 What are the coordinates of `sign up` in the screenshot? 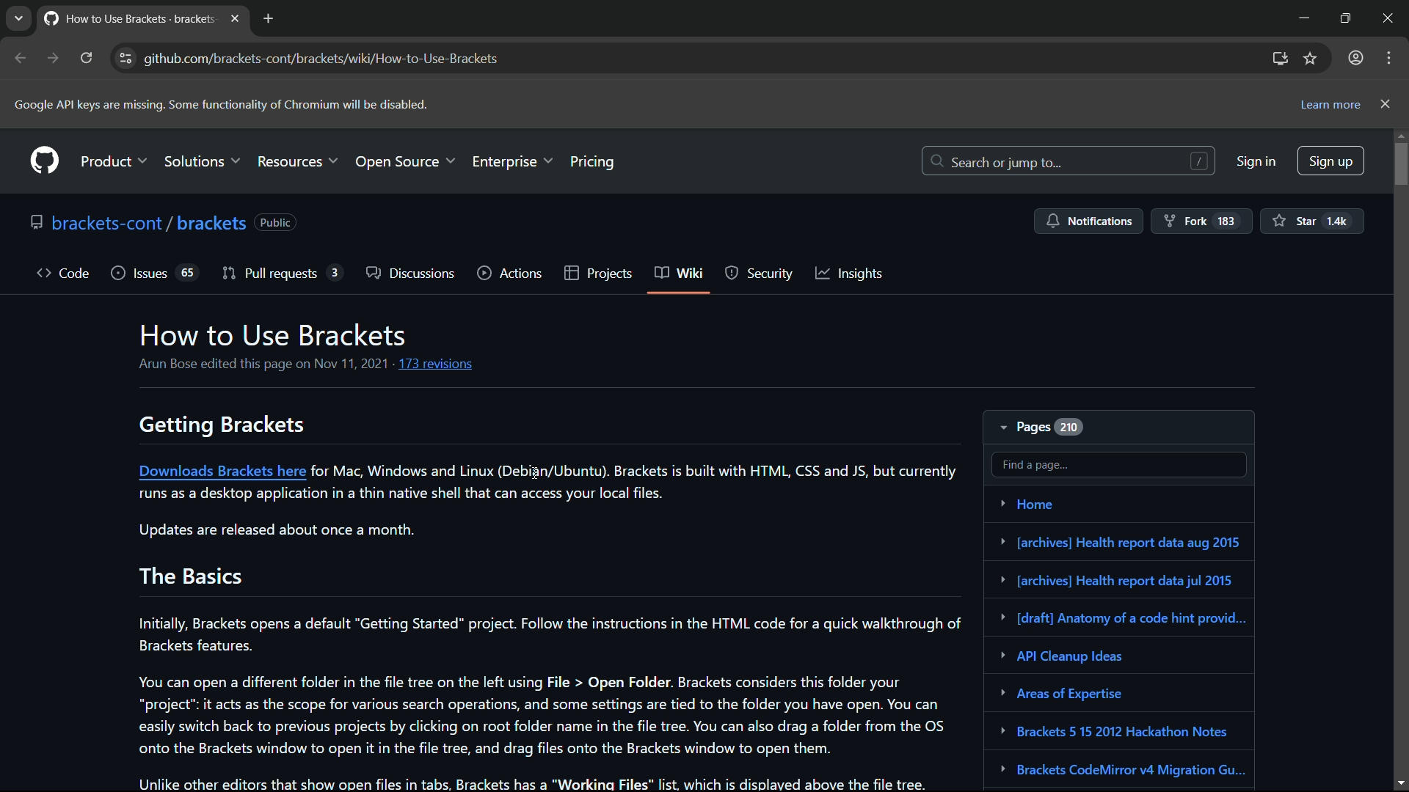 It's located at (1333, 160).